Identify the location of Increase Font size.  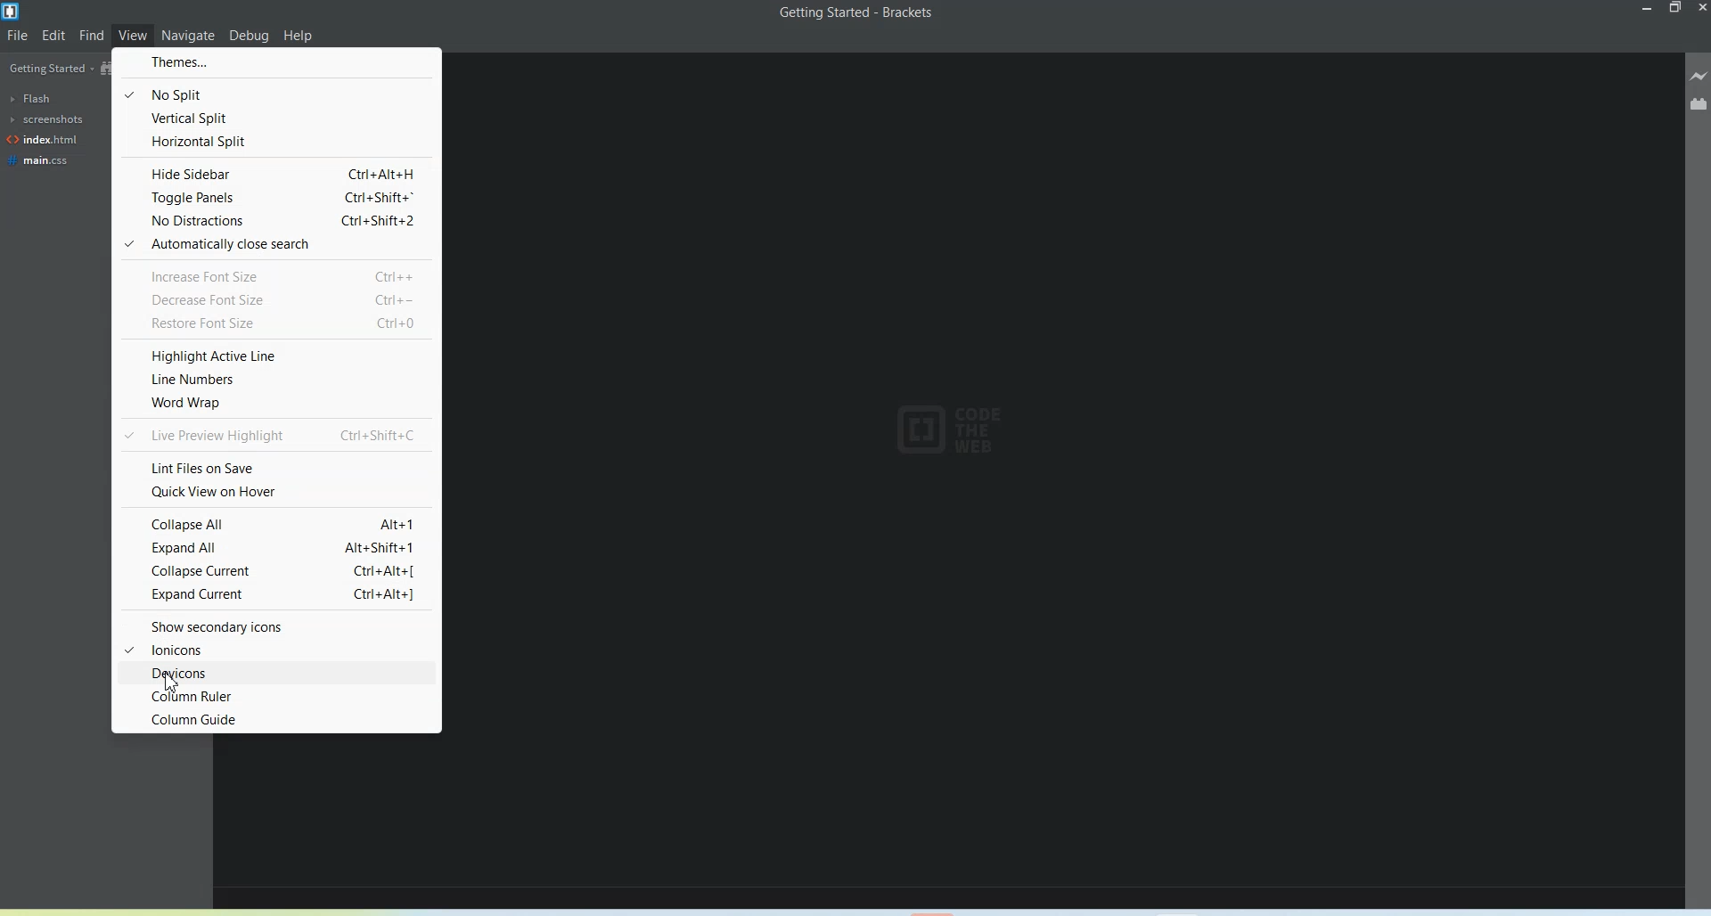
(276, 274).